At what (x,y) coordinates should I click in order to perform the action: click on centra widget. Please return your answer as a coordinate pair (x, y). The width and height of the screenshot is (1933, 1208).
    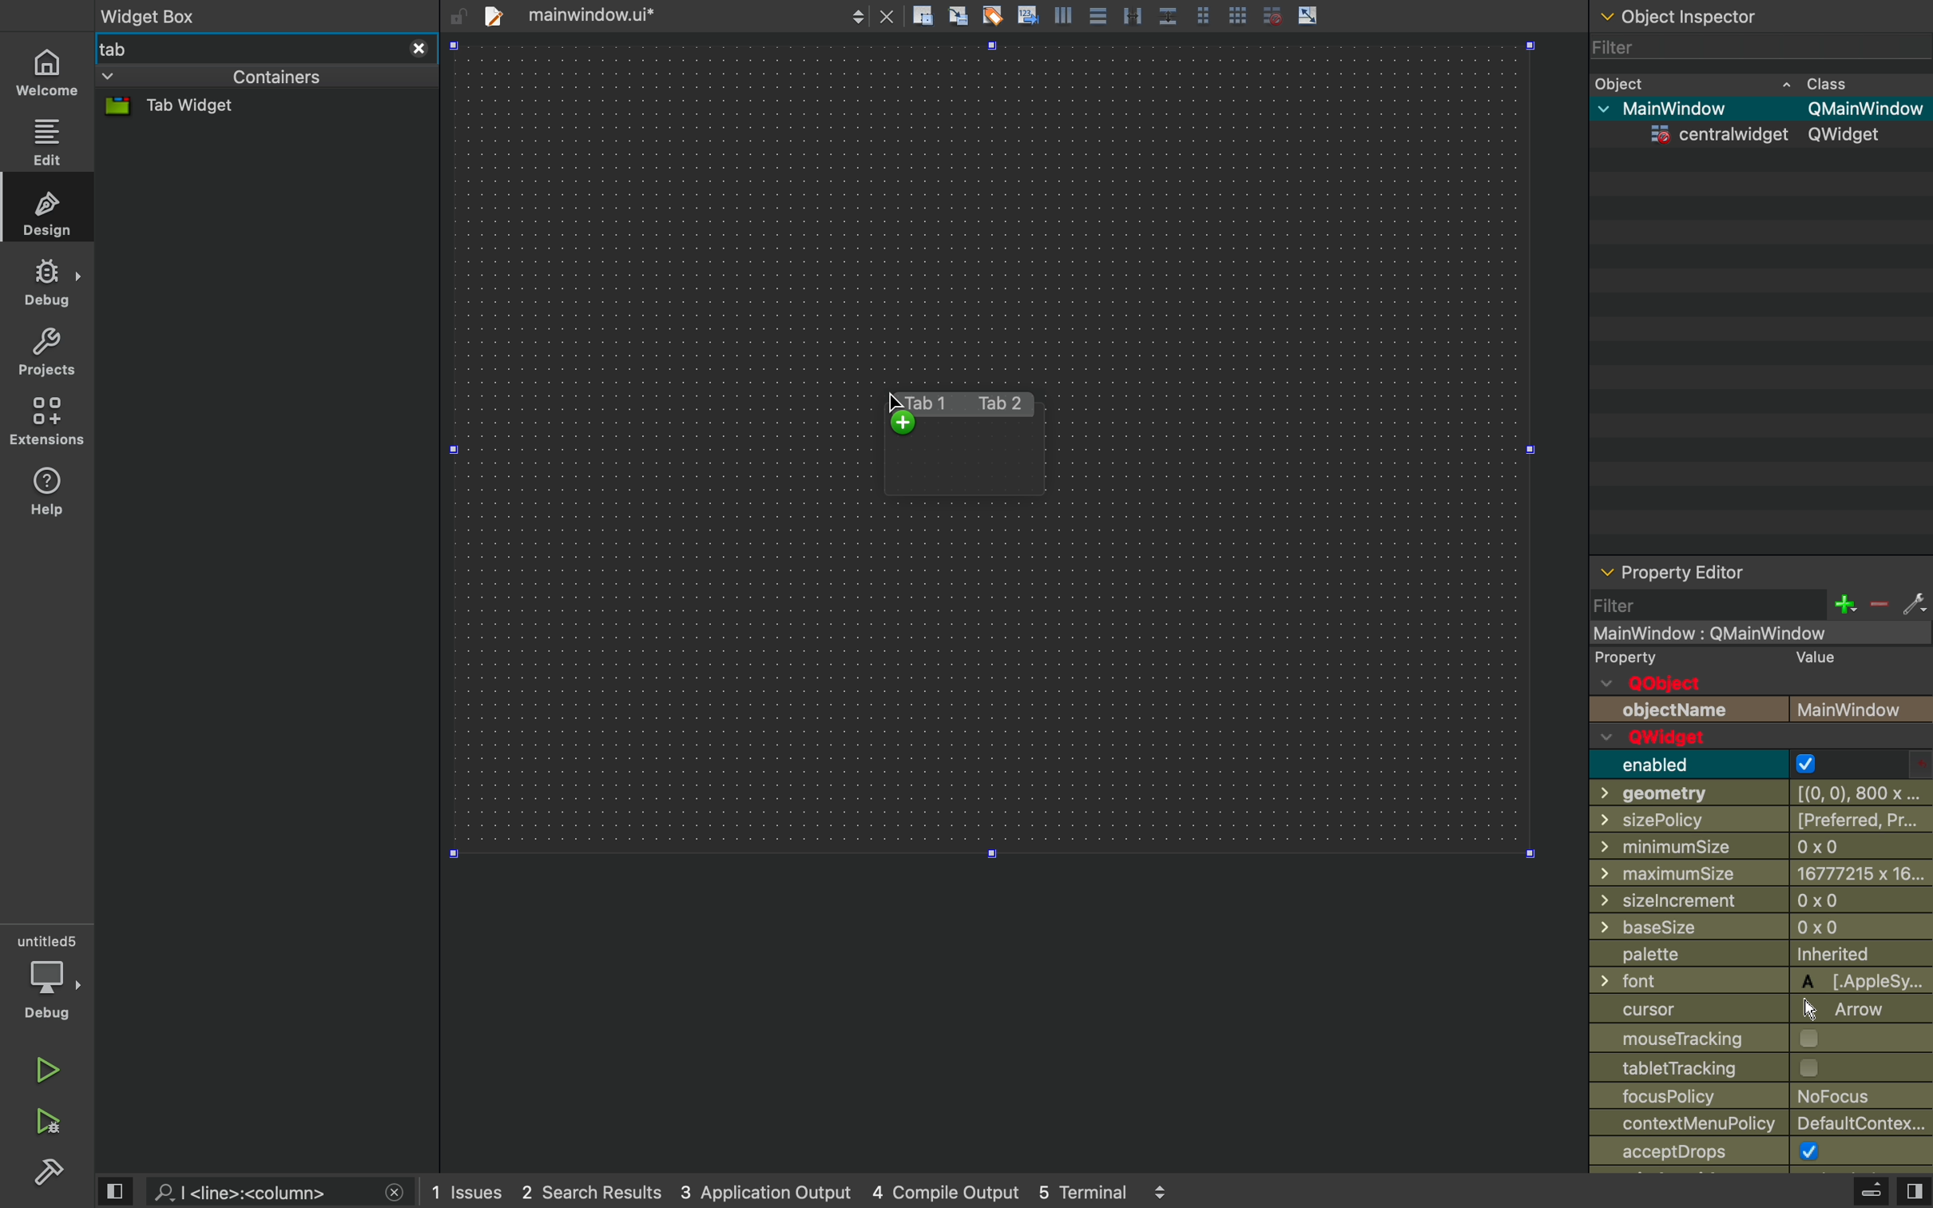
    Looking at the image, I should click on (1755, 137).